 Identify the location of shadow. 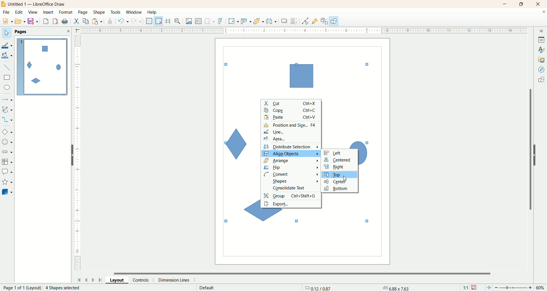
(284, 21).